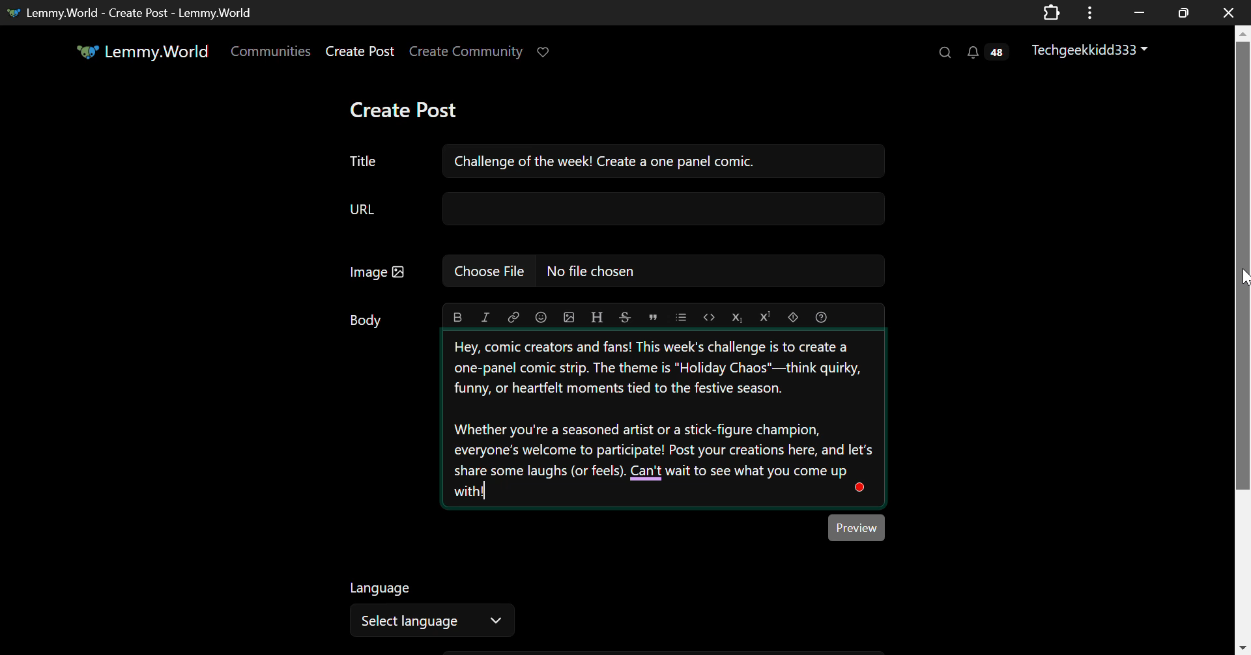  What do you see at coordinates (1243, 346) in the screenshot?
I see `Vertical Scroll Bar` at bounding box center [1243, 346].